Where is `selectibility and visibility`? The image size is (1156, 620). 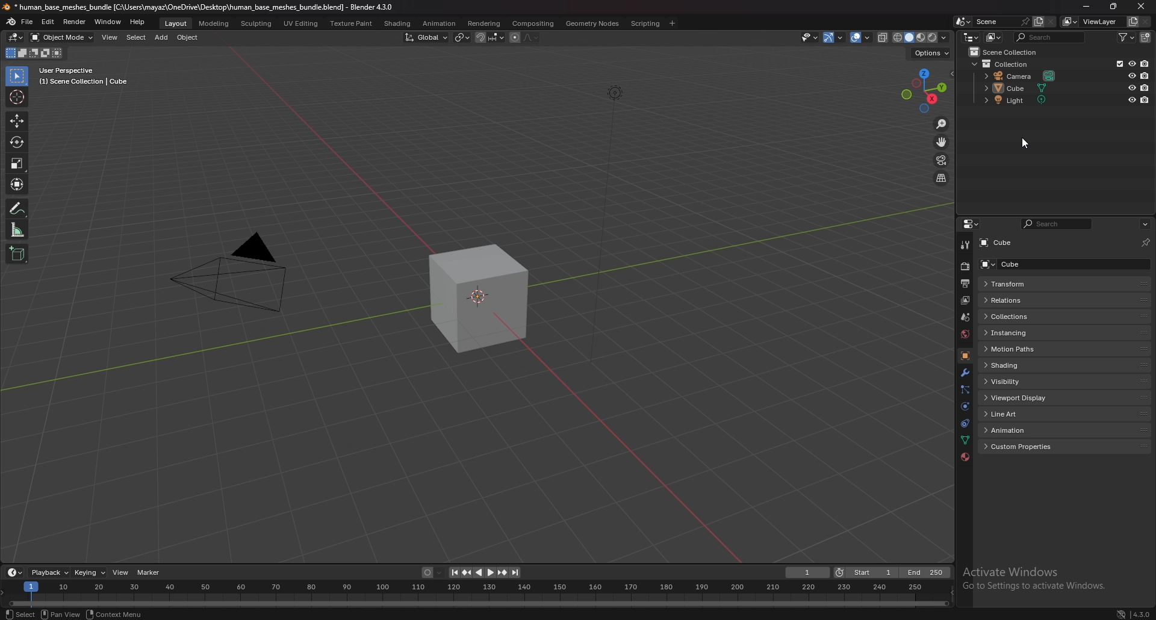
selectibility and visibility is located at coordinates (810, 37).